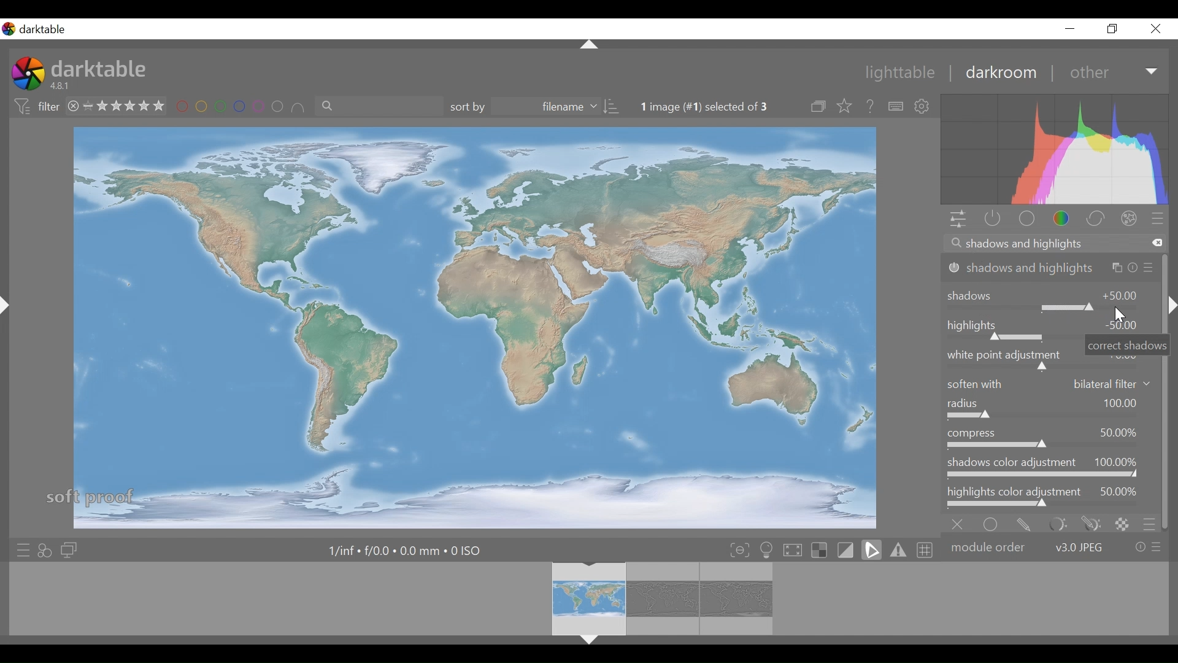 Image resolution: width=1178 pixels, height=663 pixels. Describe the element at coordinates (822, 551) in the screenshot. I see `toggle indication of raw overexposure` at that location.